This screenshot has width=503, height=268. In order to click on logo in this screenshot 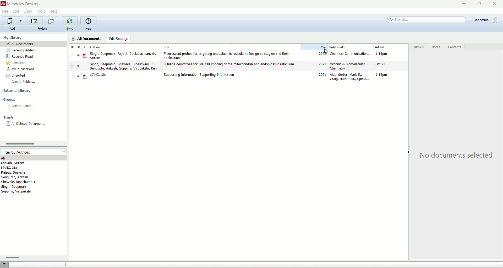, I will do `click(3, 4)`.